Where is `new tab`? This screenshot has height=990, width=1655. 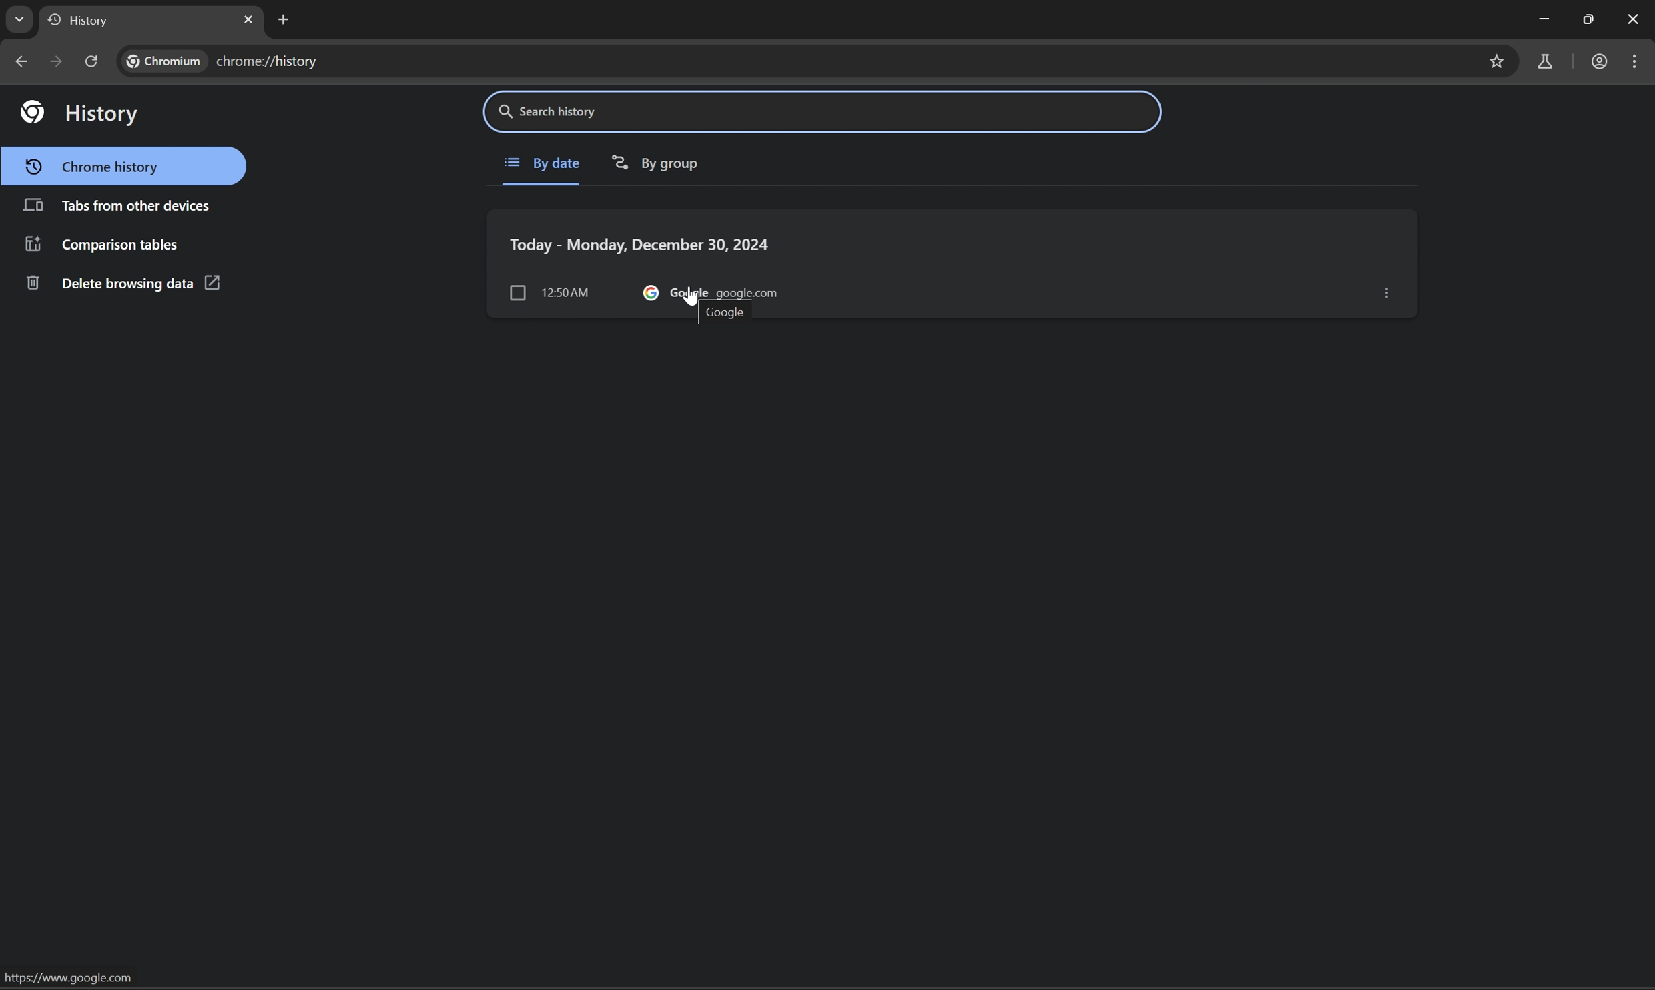
new tab is located at coordinates (282, 20).